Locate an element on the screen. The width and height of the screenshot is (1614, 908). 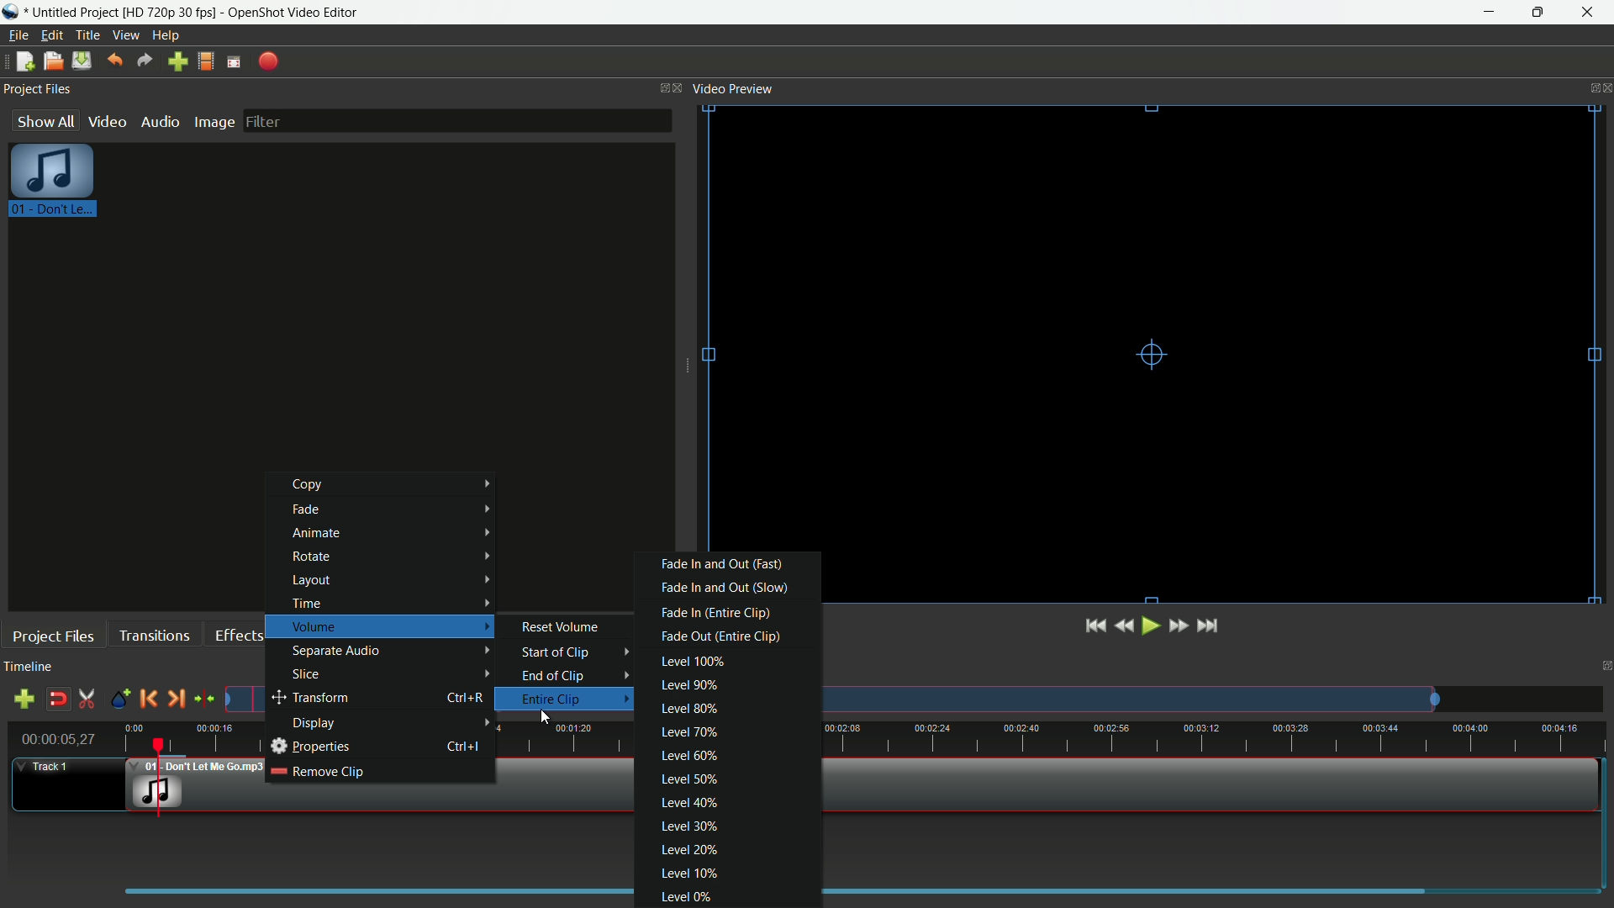
project files is located at coordinates (52, 635).